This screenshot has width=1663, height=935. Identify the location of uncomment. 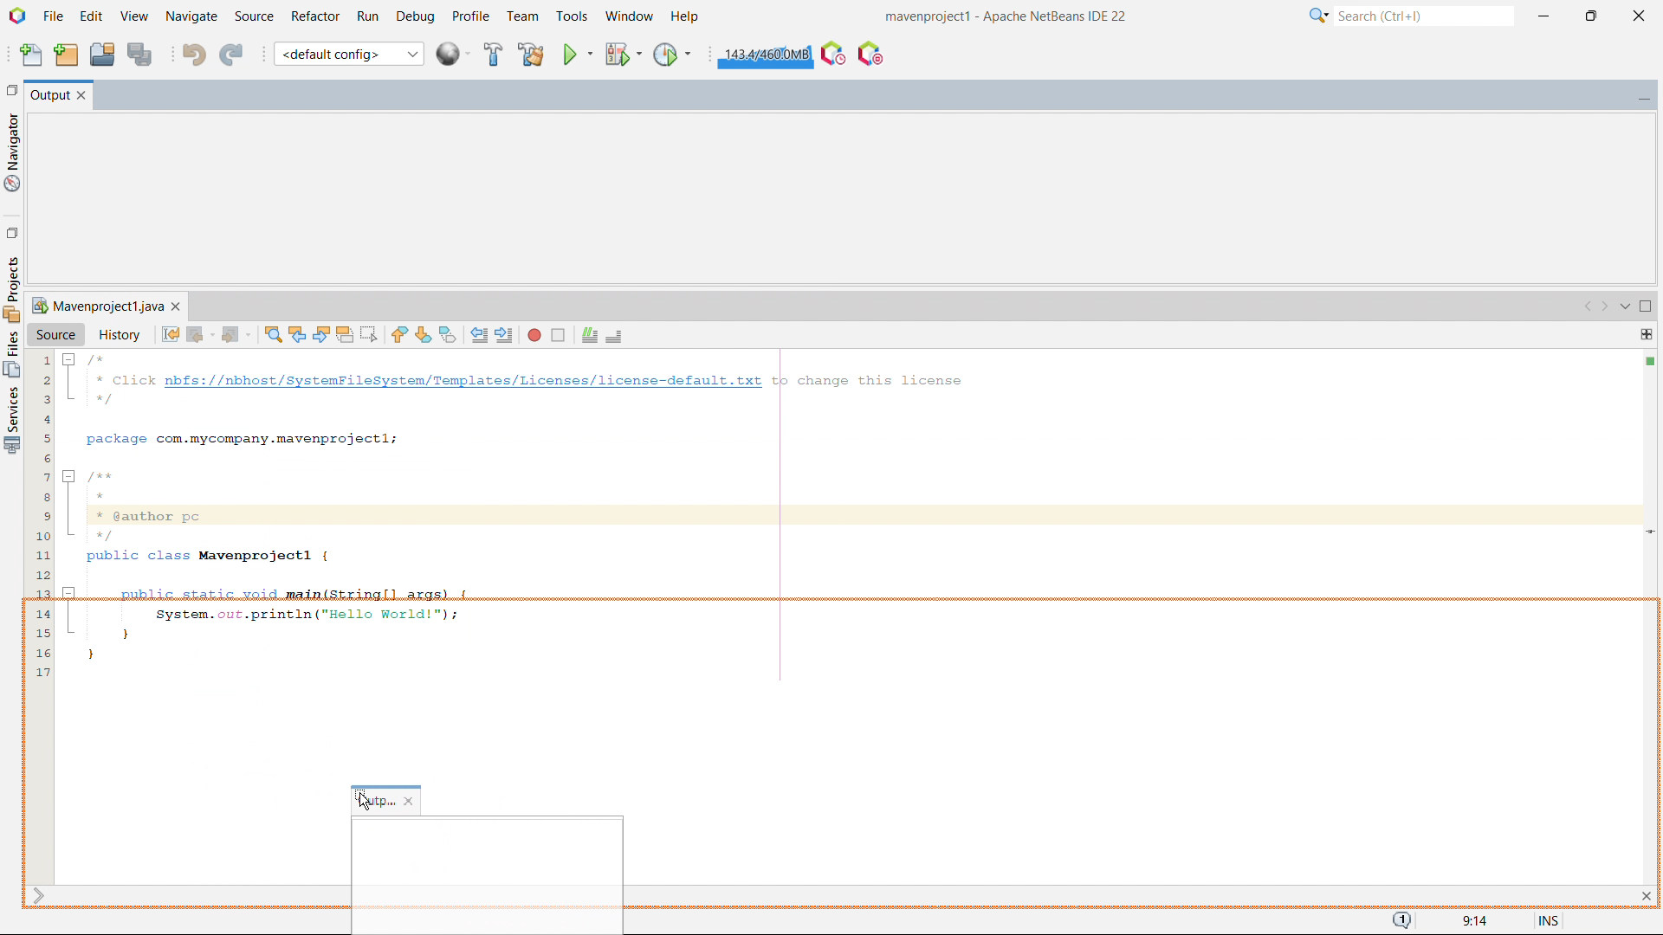
(615, 337).